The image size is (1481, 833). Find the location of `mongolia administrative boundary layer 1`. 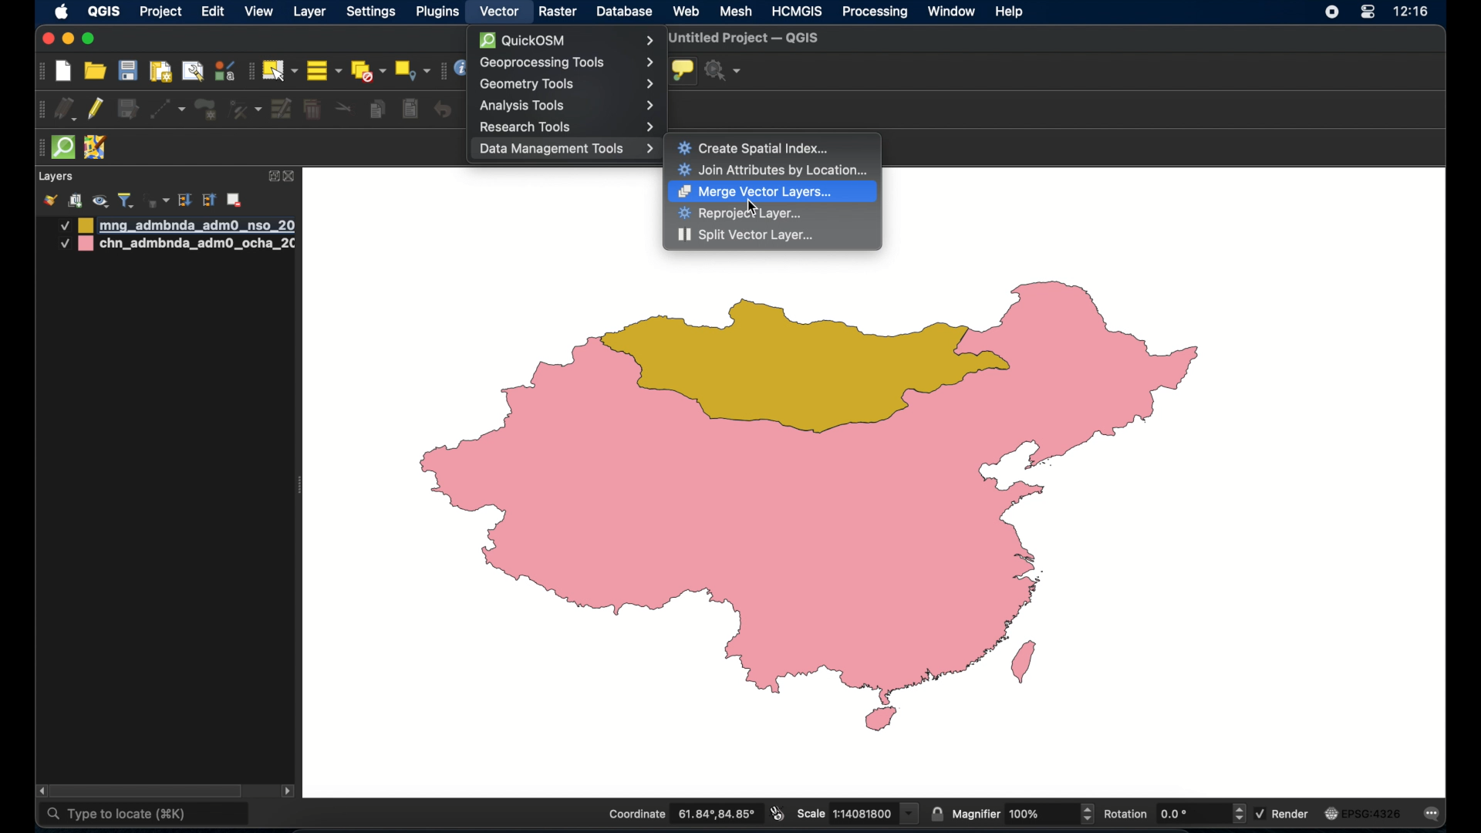

mongolia administrative boundary layer 1 is located at coordinates (175, 225).